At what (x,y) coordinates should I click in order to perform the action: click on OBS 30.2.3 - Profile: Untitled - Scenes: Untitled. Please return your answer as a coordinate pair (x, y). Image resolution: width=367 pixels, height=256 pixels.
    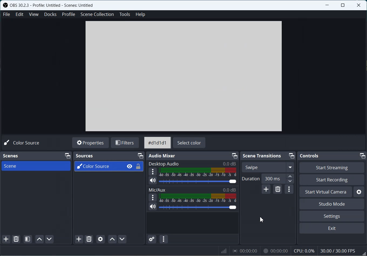
    Looking at the image, I should click on (53, 5).